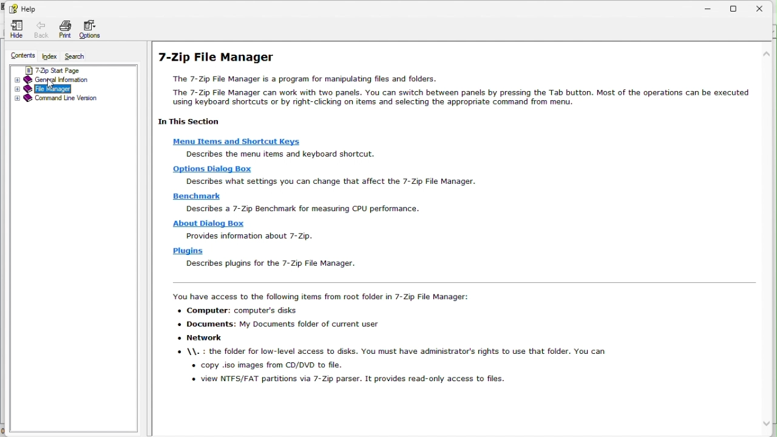 The width and height of the screenshot is (777, 437). I want to click on Command line version, so click(71, 99).